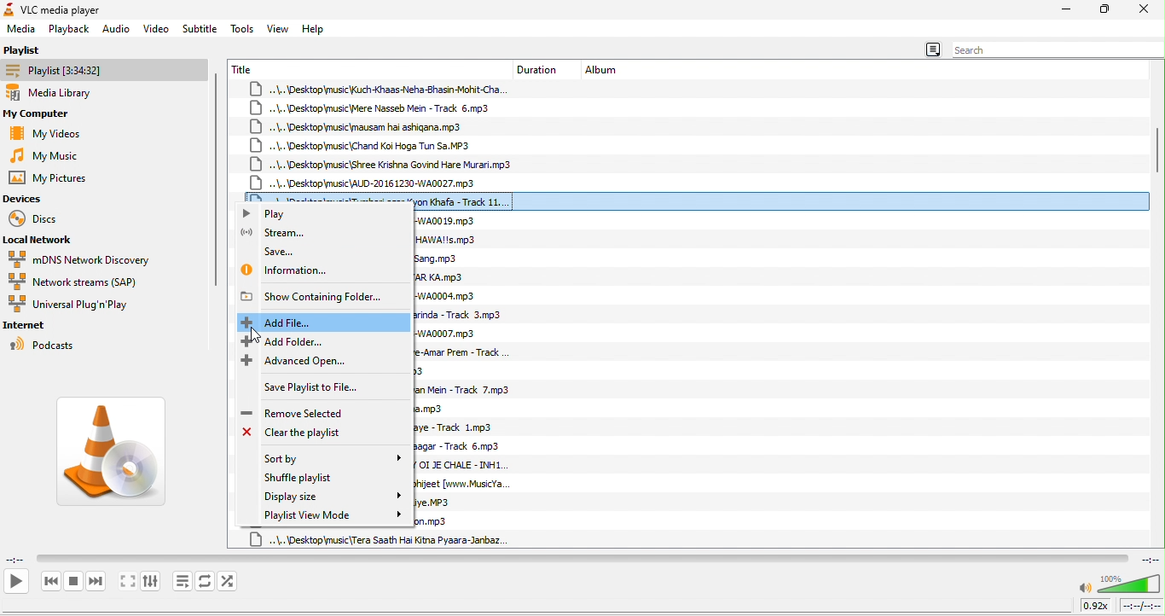  What do you see at coordinates (305, 390) in the screenshot?
I see `save playlist to file` at bounding box center [305, 390].